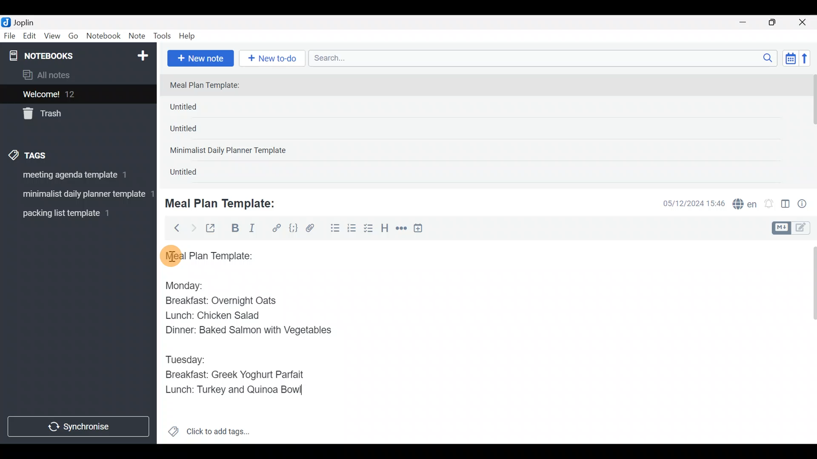 This screenshot has width=817, height=459. What do you see at coordinates (806, 204) in the screenshot?
I see `Note properties` at bounding box center [806, 204].